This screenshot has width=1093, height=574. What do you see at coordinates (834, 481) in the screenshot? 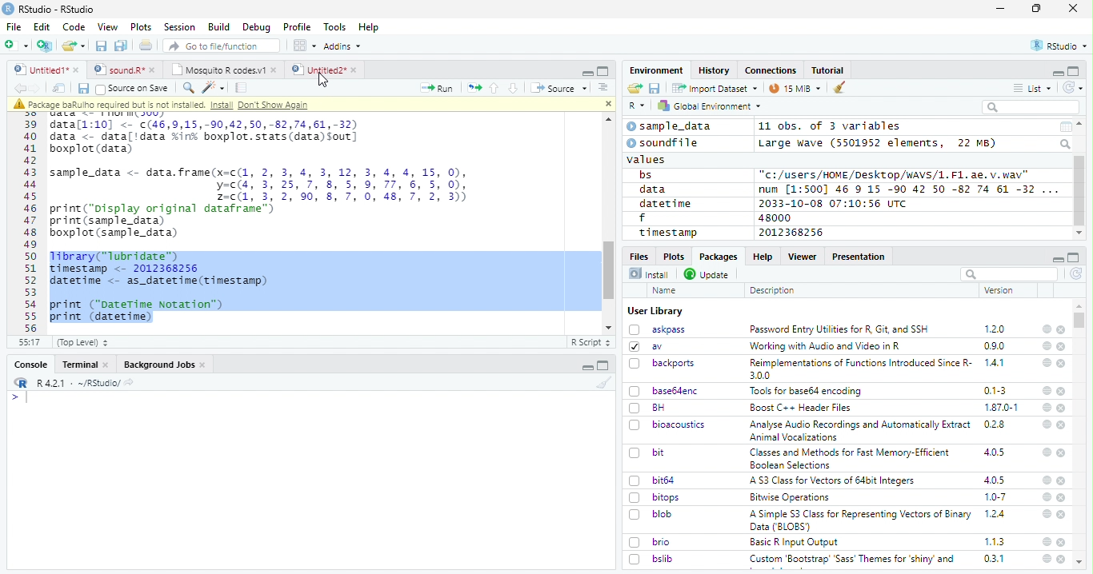
I see `A S3 Class for Vectors of 64bit Integers` at bounding box center [834, 481].